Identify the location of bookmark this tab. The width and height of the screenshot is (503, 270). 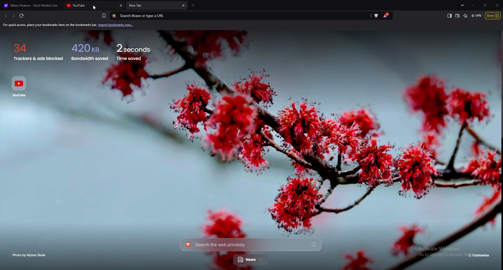
(104, 15).